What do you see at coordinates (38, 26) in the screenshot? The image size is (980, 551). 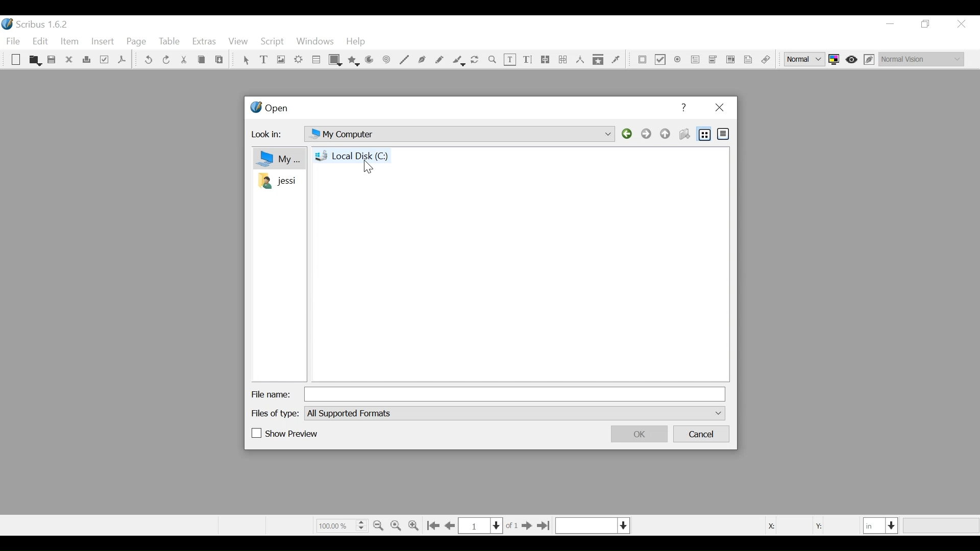 I see `Scribus Desktop Icon` at bounding box center [38, 26].